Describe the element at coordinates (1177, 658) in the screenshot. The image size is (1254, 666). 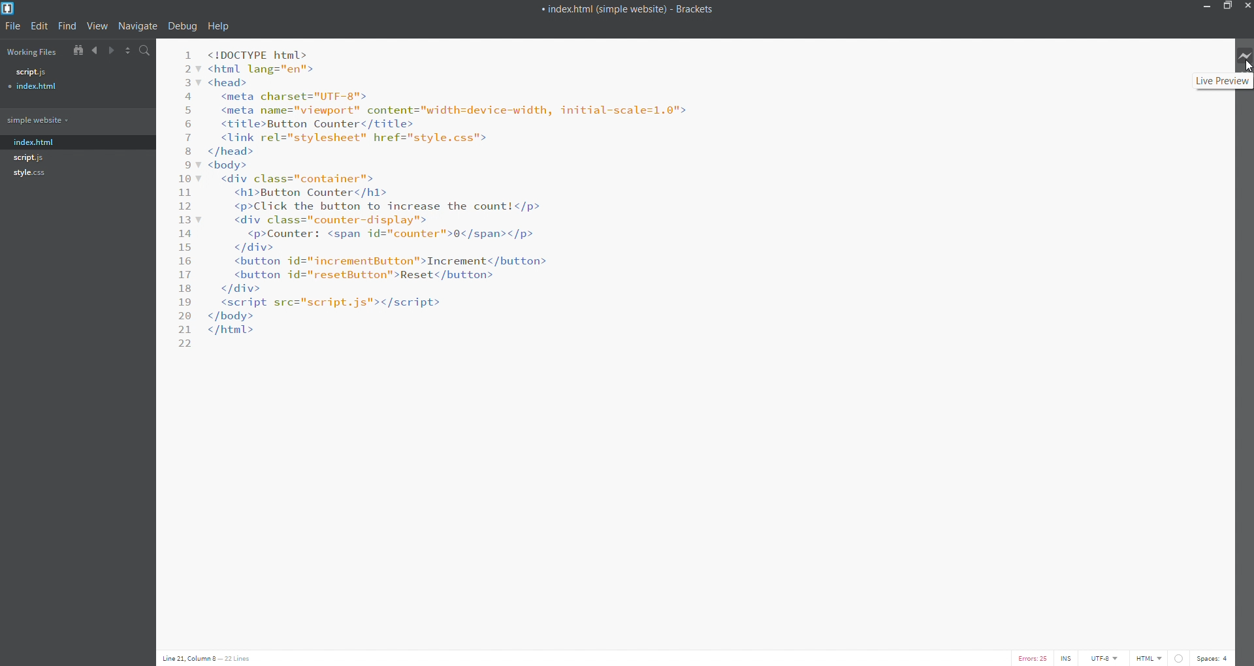
I see `linter editor` at that location.